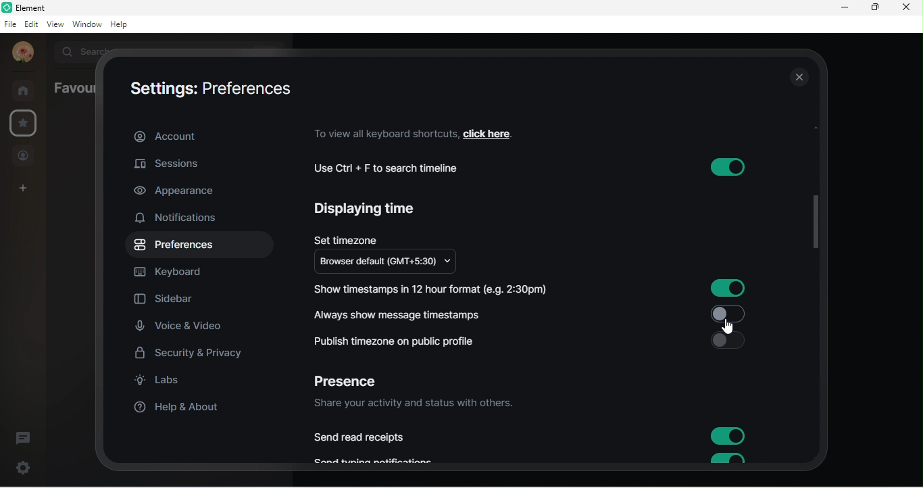 The image size is (923, 488). What do you see at coordinates (393, 263) in the screenshot?
I see `browser default` at bounding box center [393, 263].